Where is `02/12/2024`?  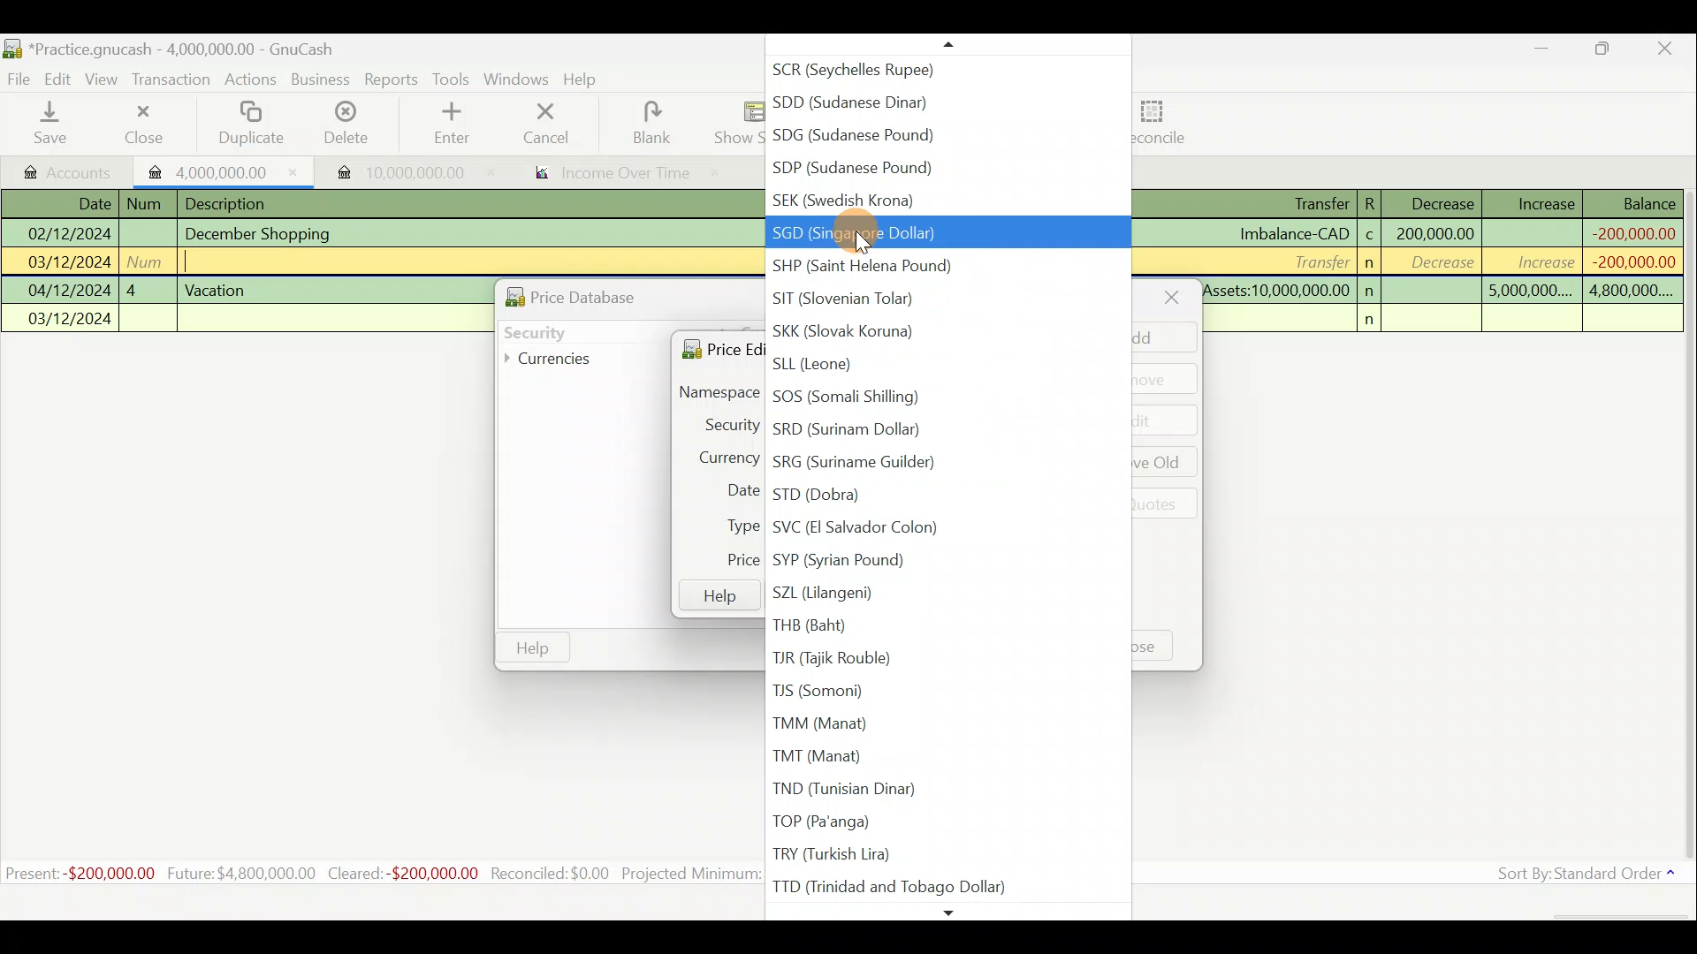 02/12/2024 is located at coordinates (67, 231).